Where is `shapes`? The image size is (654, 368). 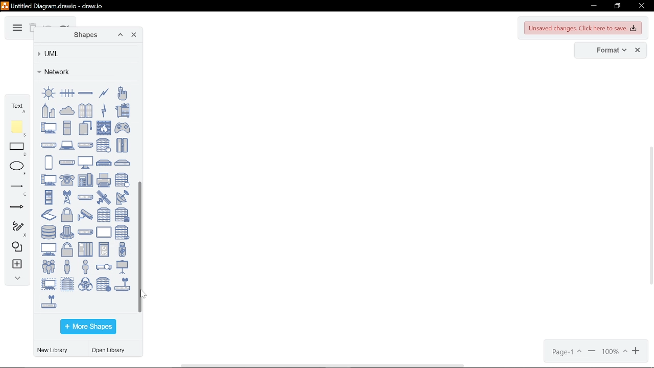 shapes is located at coordinates (83, 35).